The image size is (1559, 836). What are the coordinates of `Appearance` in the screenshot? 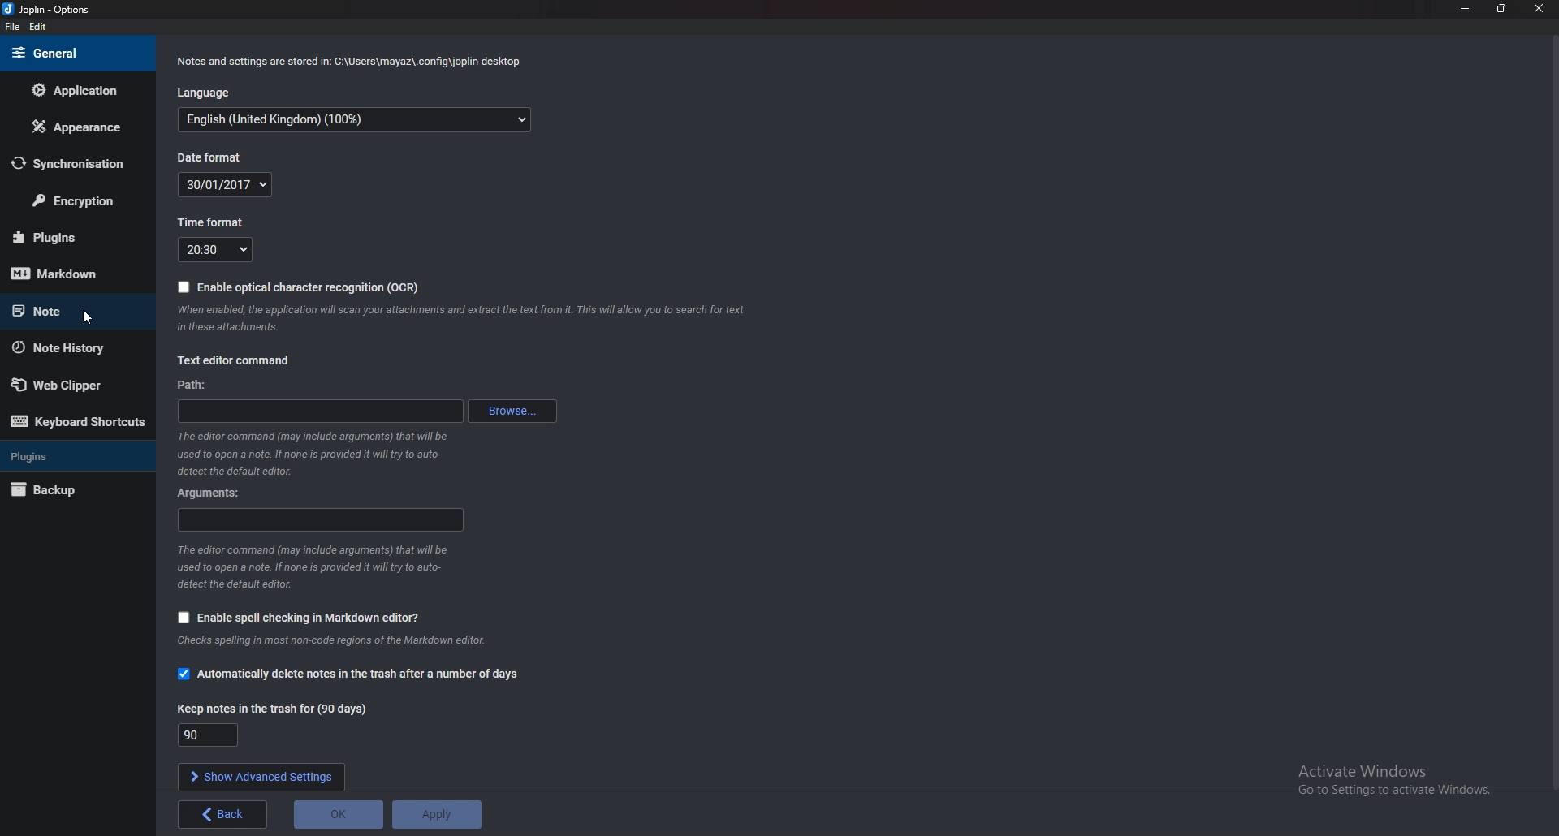 It's located at (72, 127).